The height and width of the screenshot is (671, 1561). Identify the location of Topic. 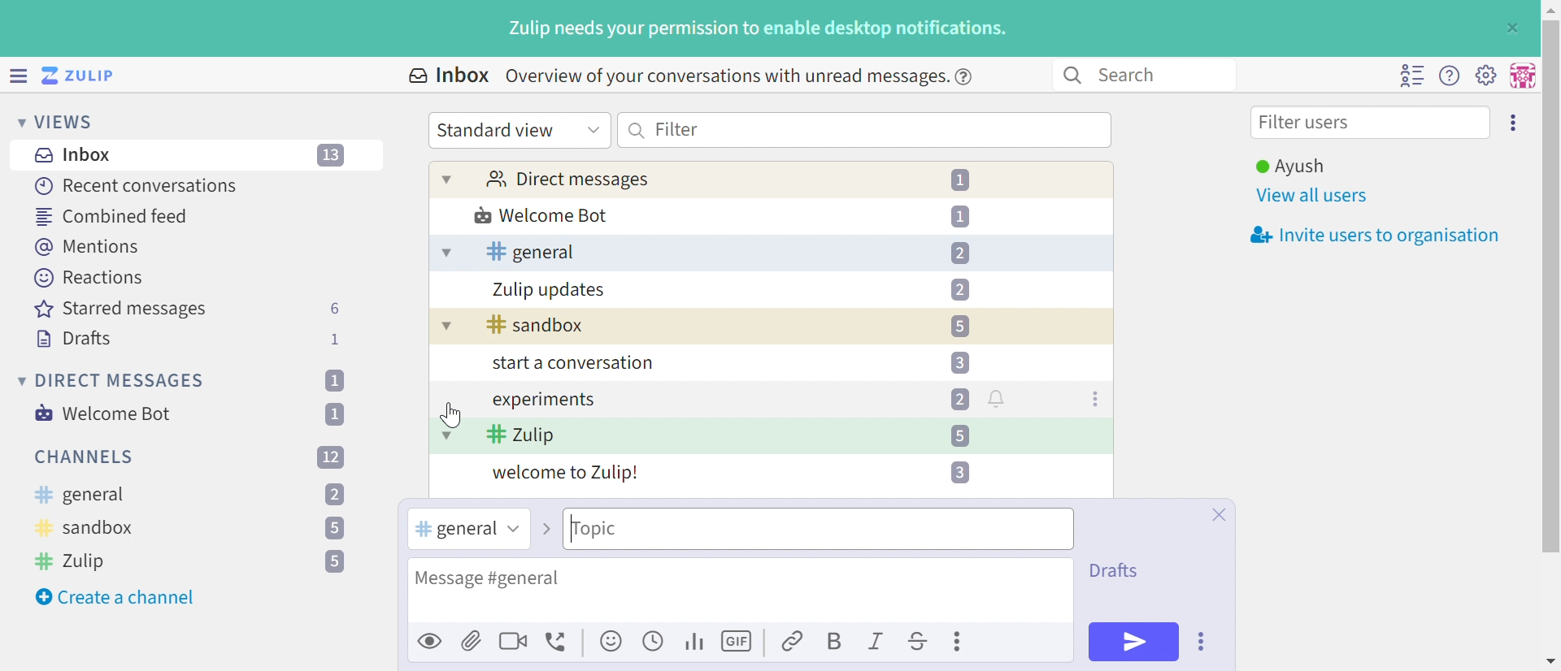
(680, 529).